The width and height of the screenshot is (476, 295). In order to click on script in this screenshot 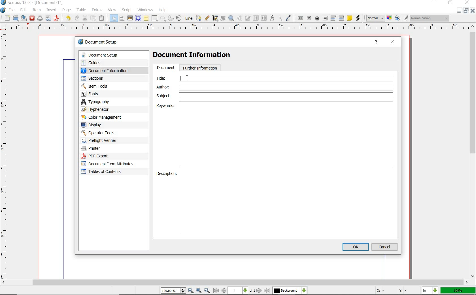, I will do `click(127, 10)`.